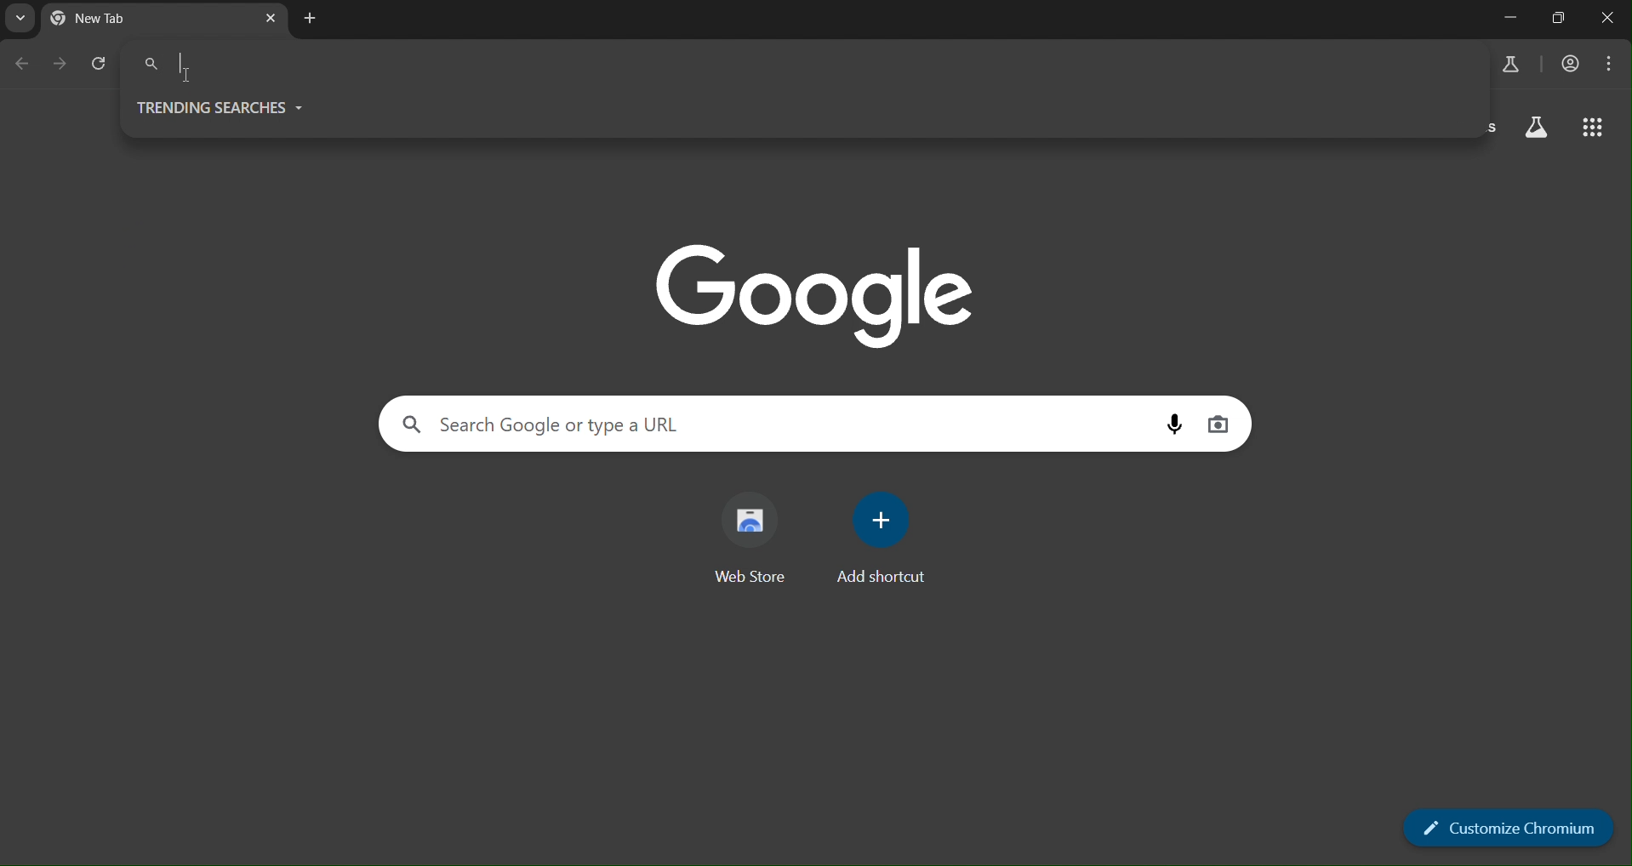  What do you see at coordinates (309, 21) in the screenshot?
I see `new tab` at bounding box center [309, 21].